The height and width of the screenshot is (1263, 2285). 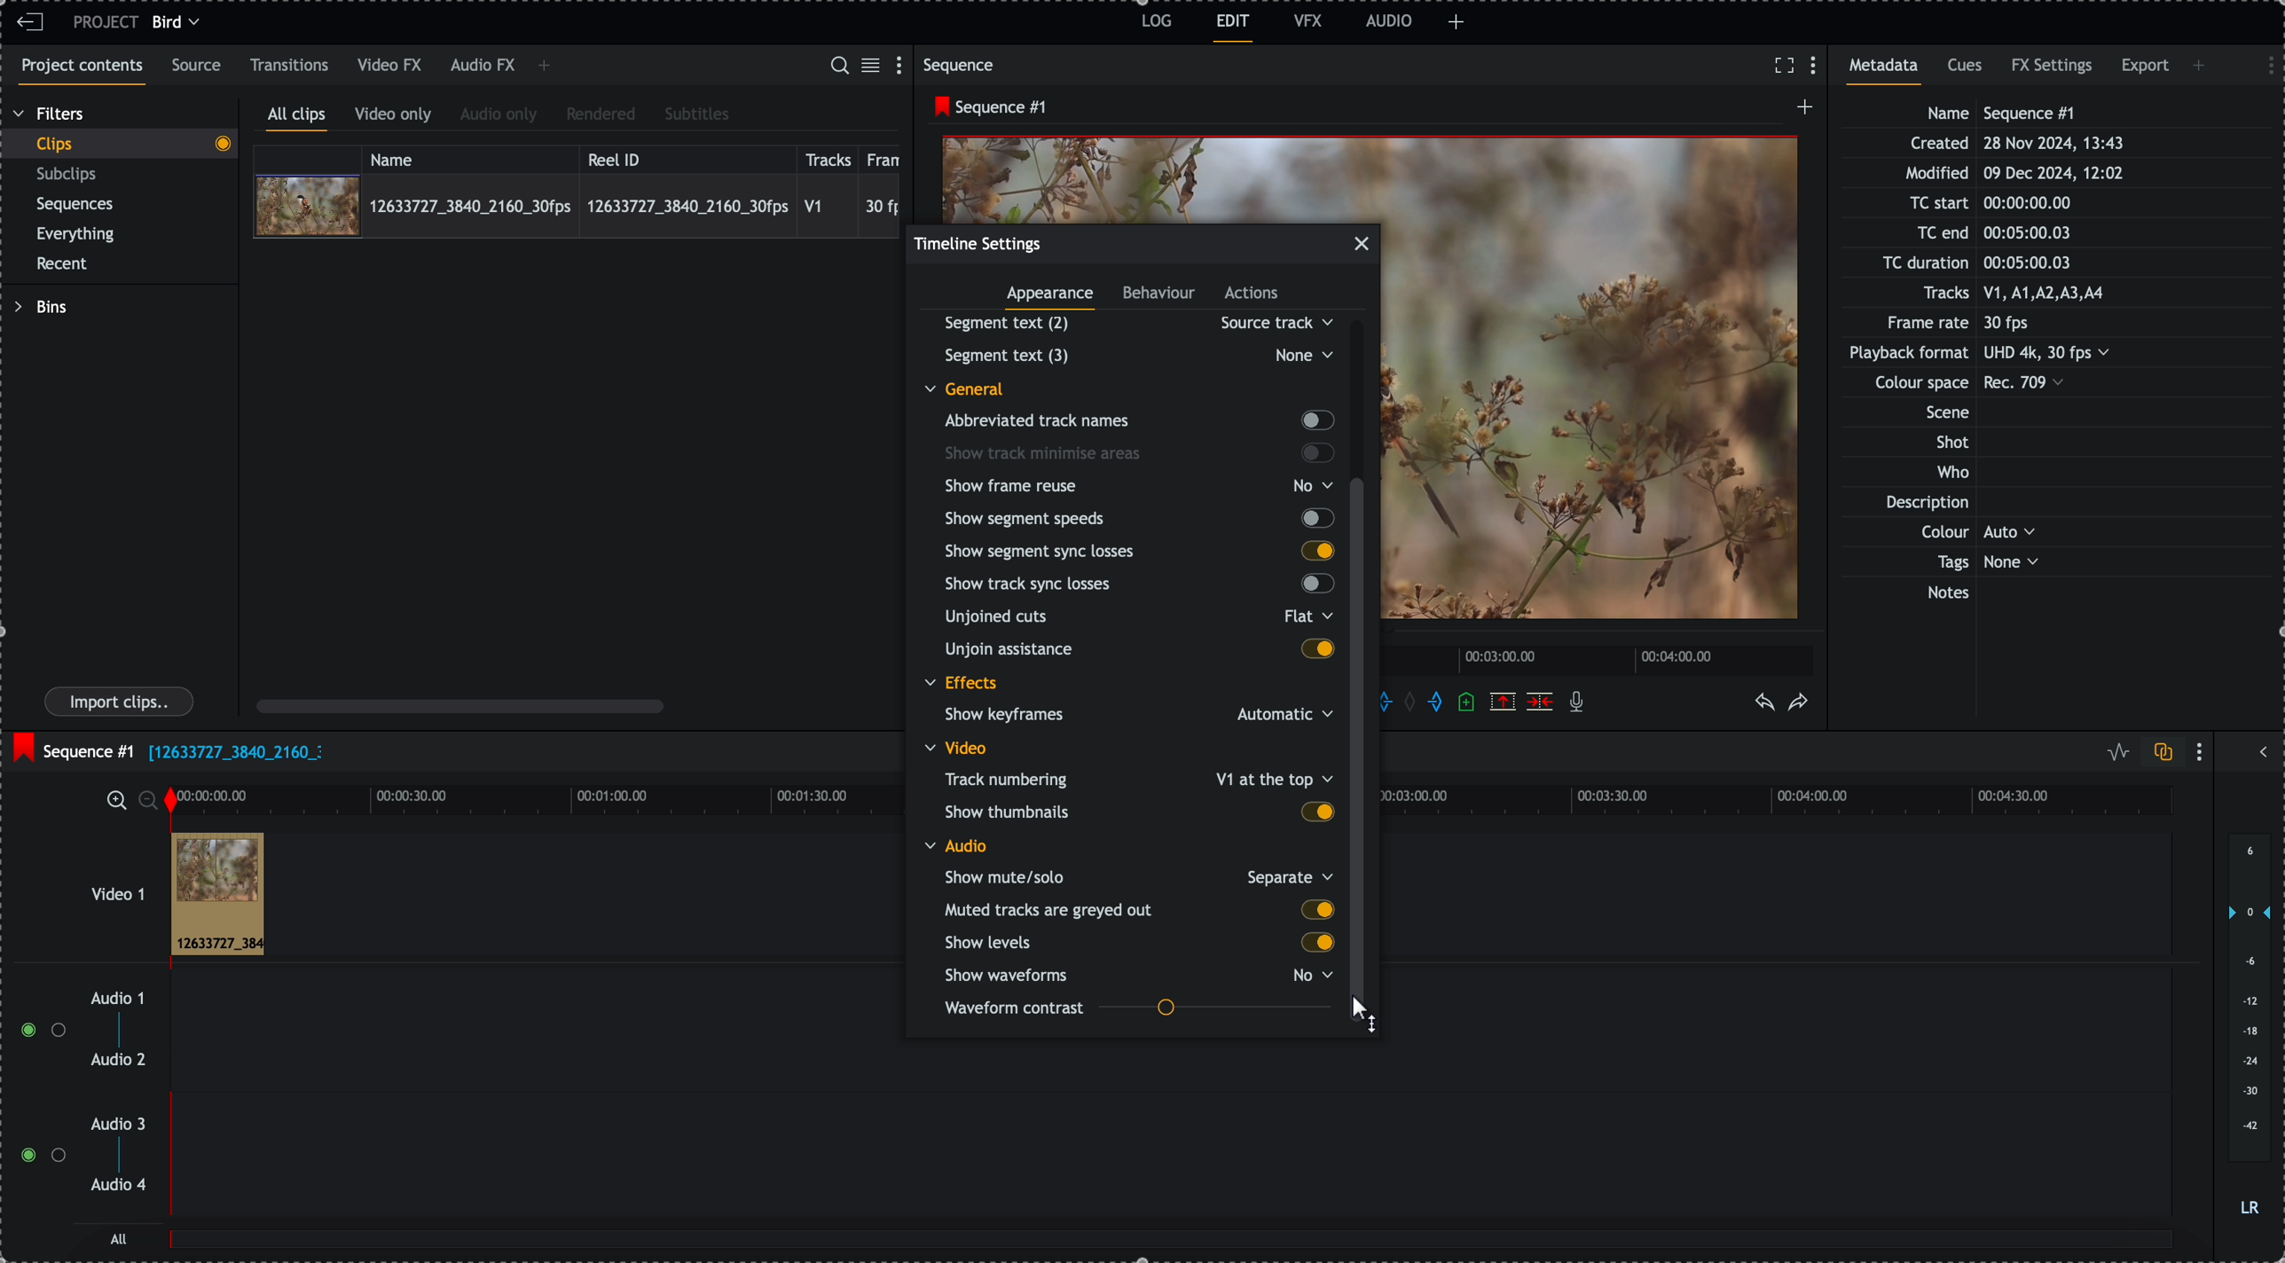 I want to click on track audio, so click(x=1169, y=1070).